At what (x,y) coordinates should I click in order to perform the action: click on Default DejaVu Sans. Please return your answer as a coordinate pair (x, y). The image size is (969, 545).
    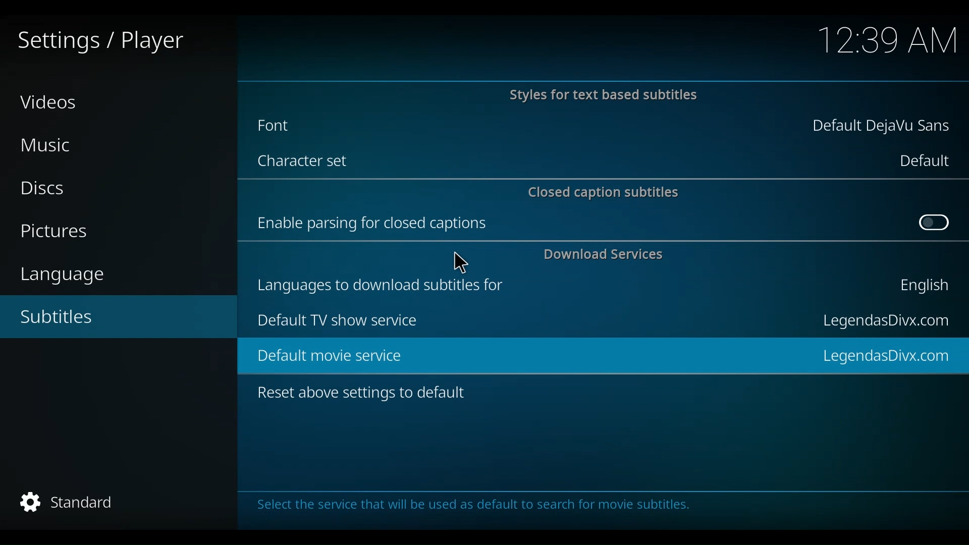
    Looking at the image, I should click on (882, 127).